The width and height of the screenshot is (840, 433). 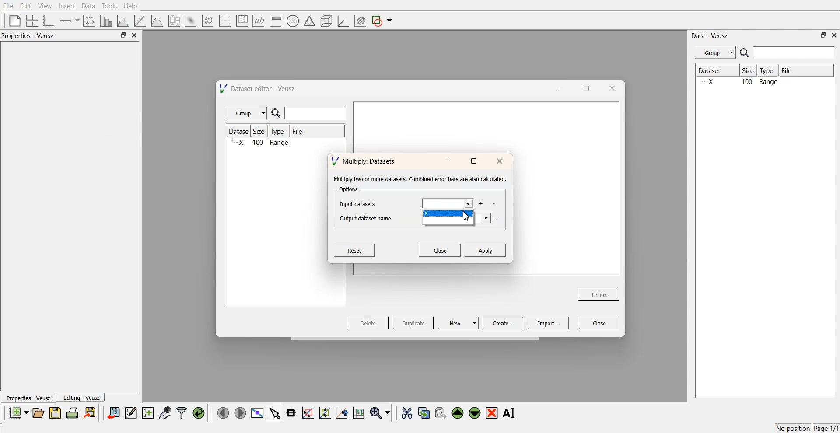 What do you see at coordinates (30, 36) in the screenshot?
I see `Properties - Veusz` at bounding box center [30, 36].